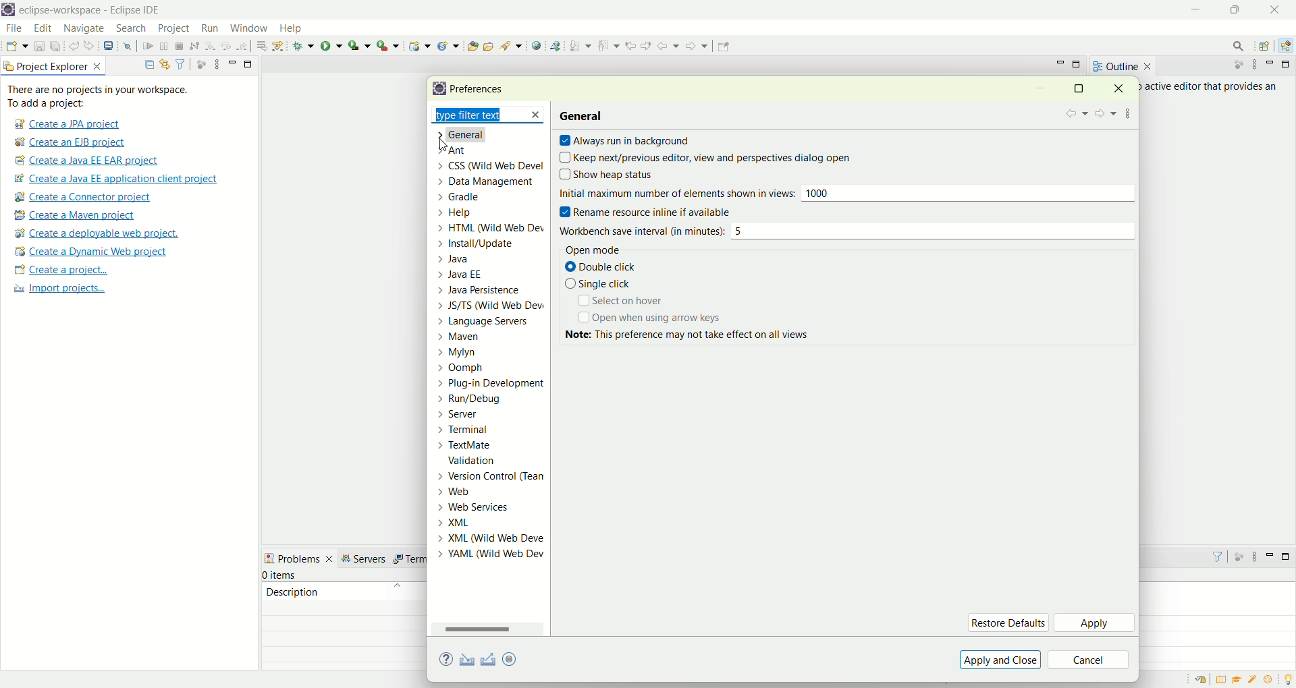 The image size is (1296, 688). Describe the element at coordinates (489, 183) in the screenshot. I see `data management` at that location.